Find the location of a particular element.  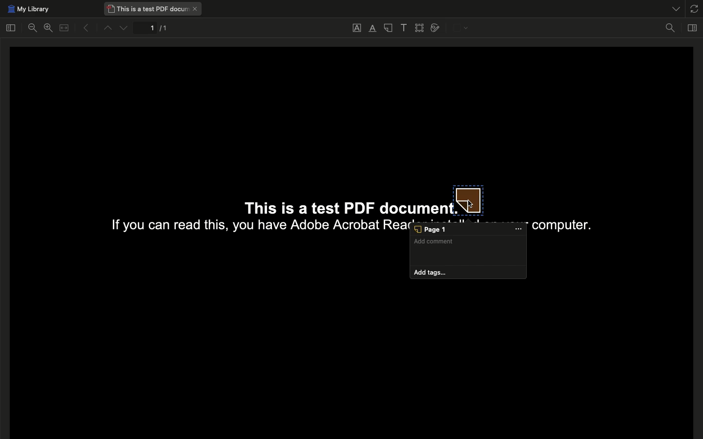

Note annotation is located at coordinates (469, 200).